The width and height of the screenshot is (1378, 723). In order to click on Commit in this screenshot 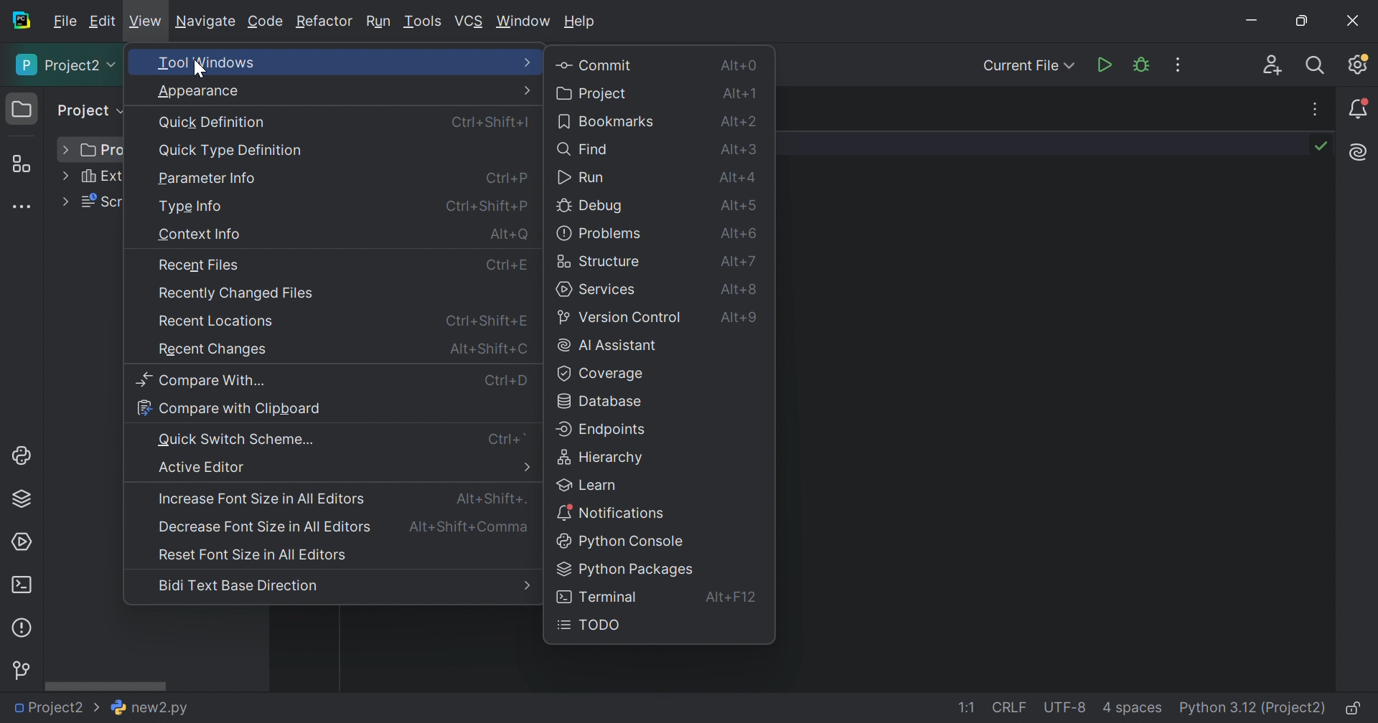, I will do `click(597, 65)`.